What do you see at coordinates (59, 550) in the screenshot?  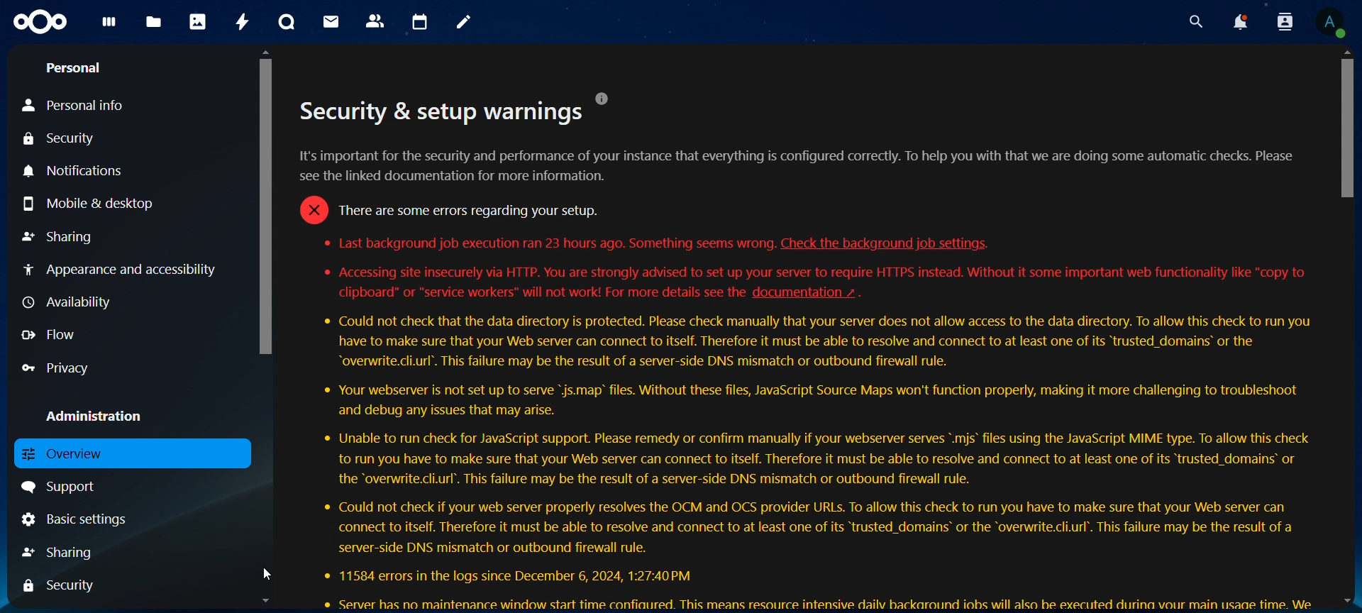 I see `sharing` at bounding box center [59, 550].